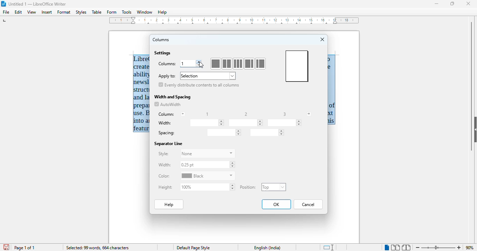  What do you see at coordinates (162, 12) in the screenshot?
I see `help` at bounding box center [162, 12].